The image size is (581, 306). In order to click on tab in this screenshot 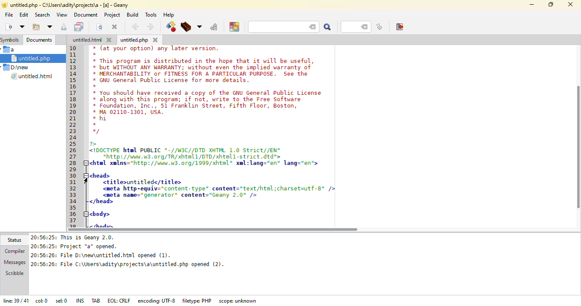, I will do `click(97, 300)`.